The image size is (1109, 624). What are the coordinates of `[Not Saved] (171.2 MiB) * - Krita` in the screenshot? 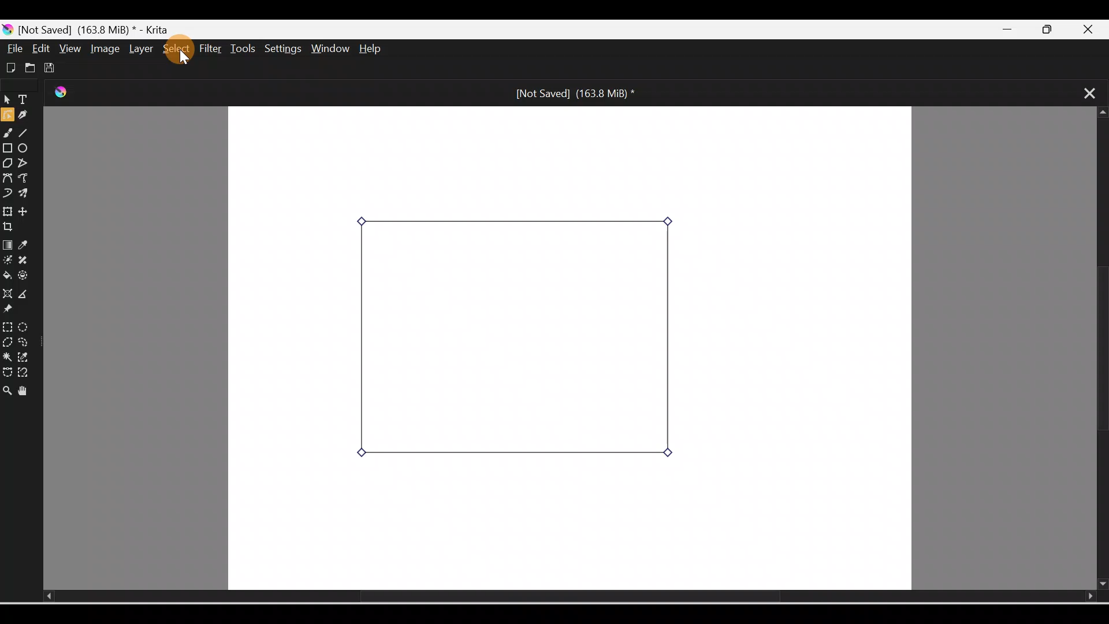 It's located at (92, 28).